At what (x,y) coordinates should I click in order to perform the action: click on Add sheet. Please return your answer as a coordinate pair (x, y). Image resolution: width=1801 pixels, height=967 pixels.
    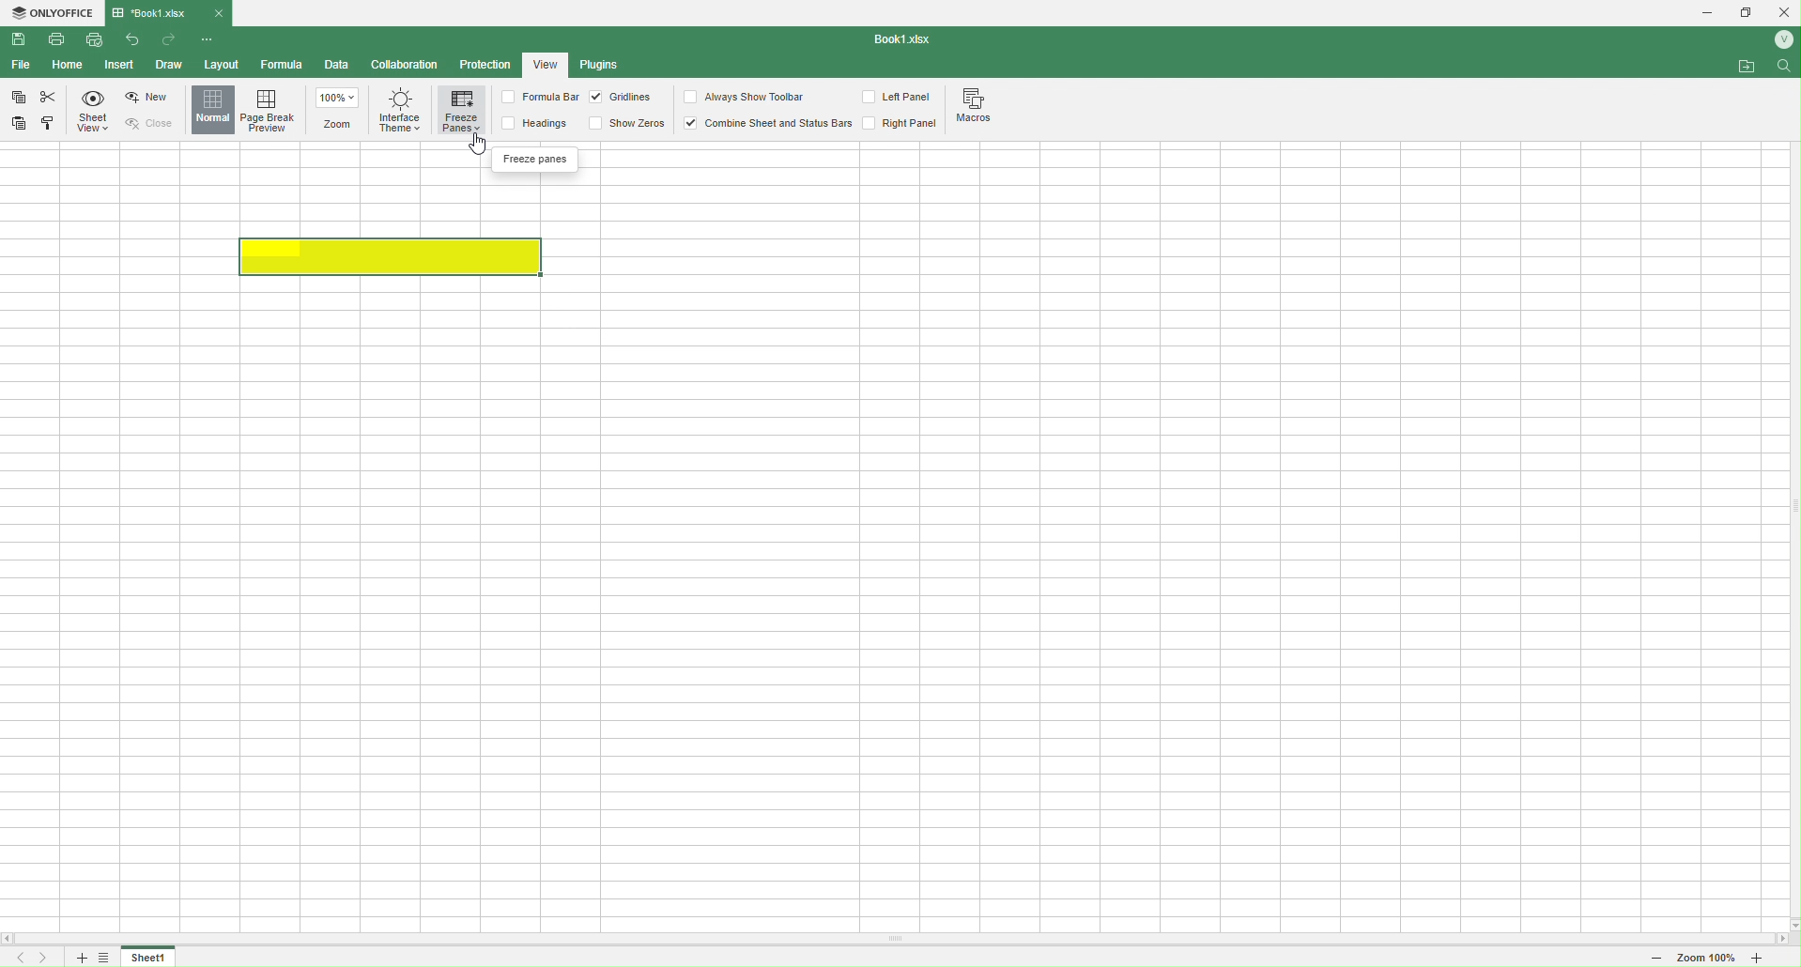
    Looking at the image, I should click on (79, 958).